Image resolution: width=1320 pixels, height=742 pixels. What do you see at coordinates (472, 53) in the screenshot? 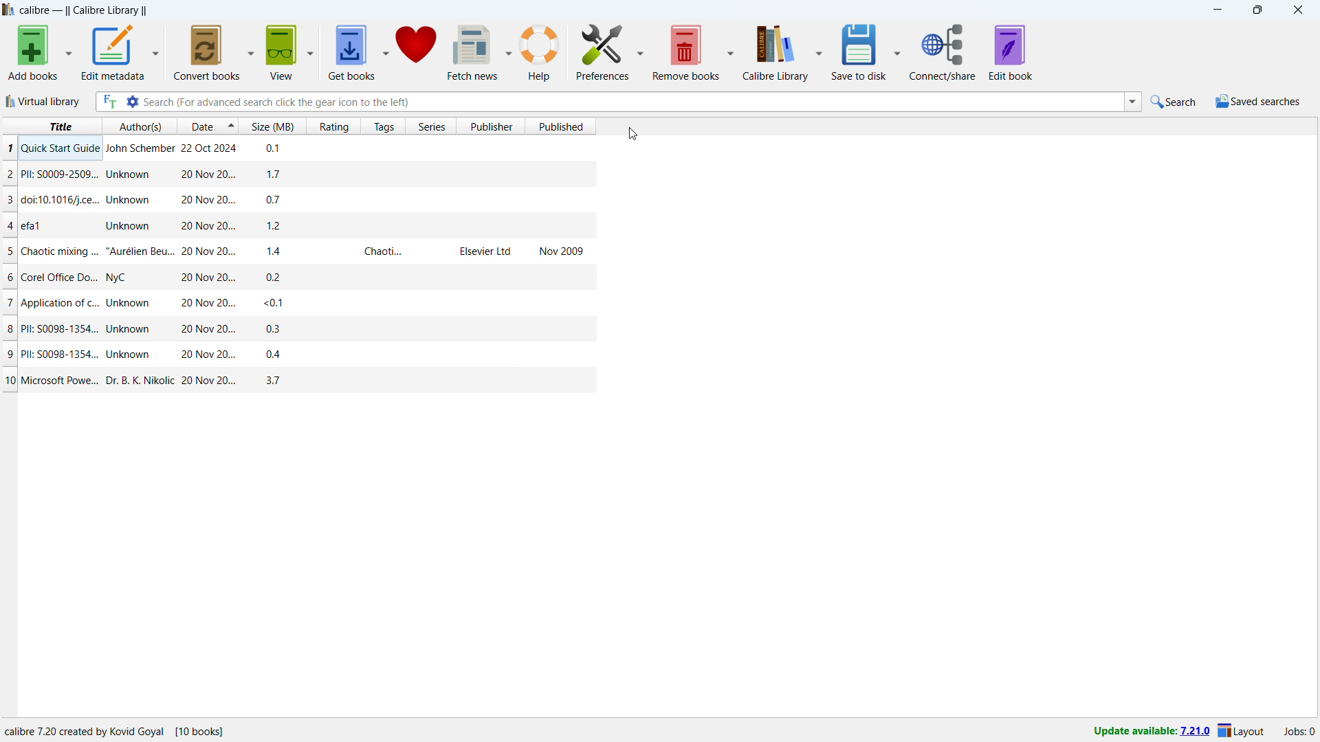
I see `fetch news` at bounding box center [472, 53].